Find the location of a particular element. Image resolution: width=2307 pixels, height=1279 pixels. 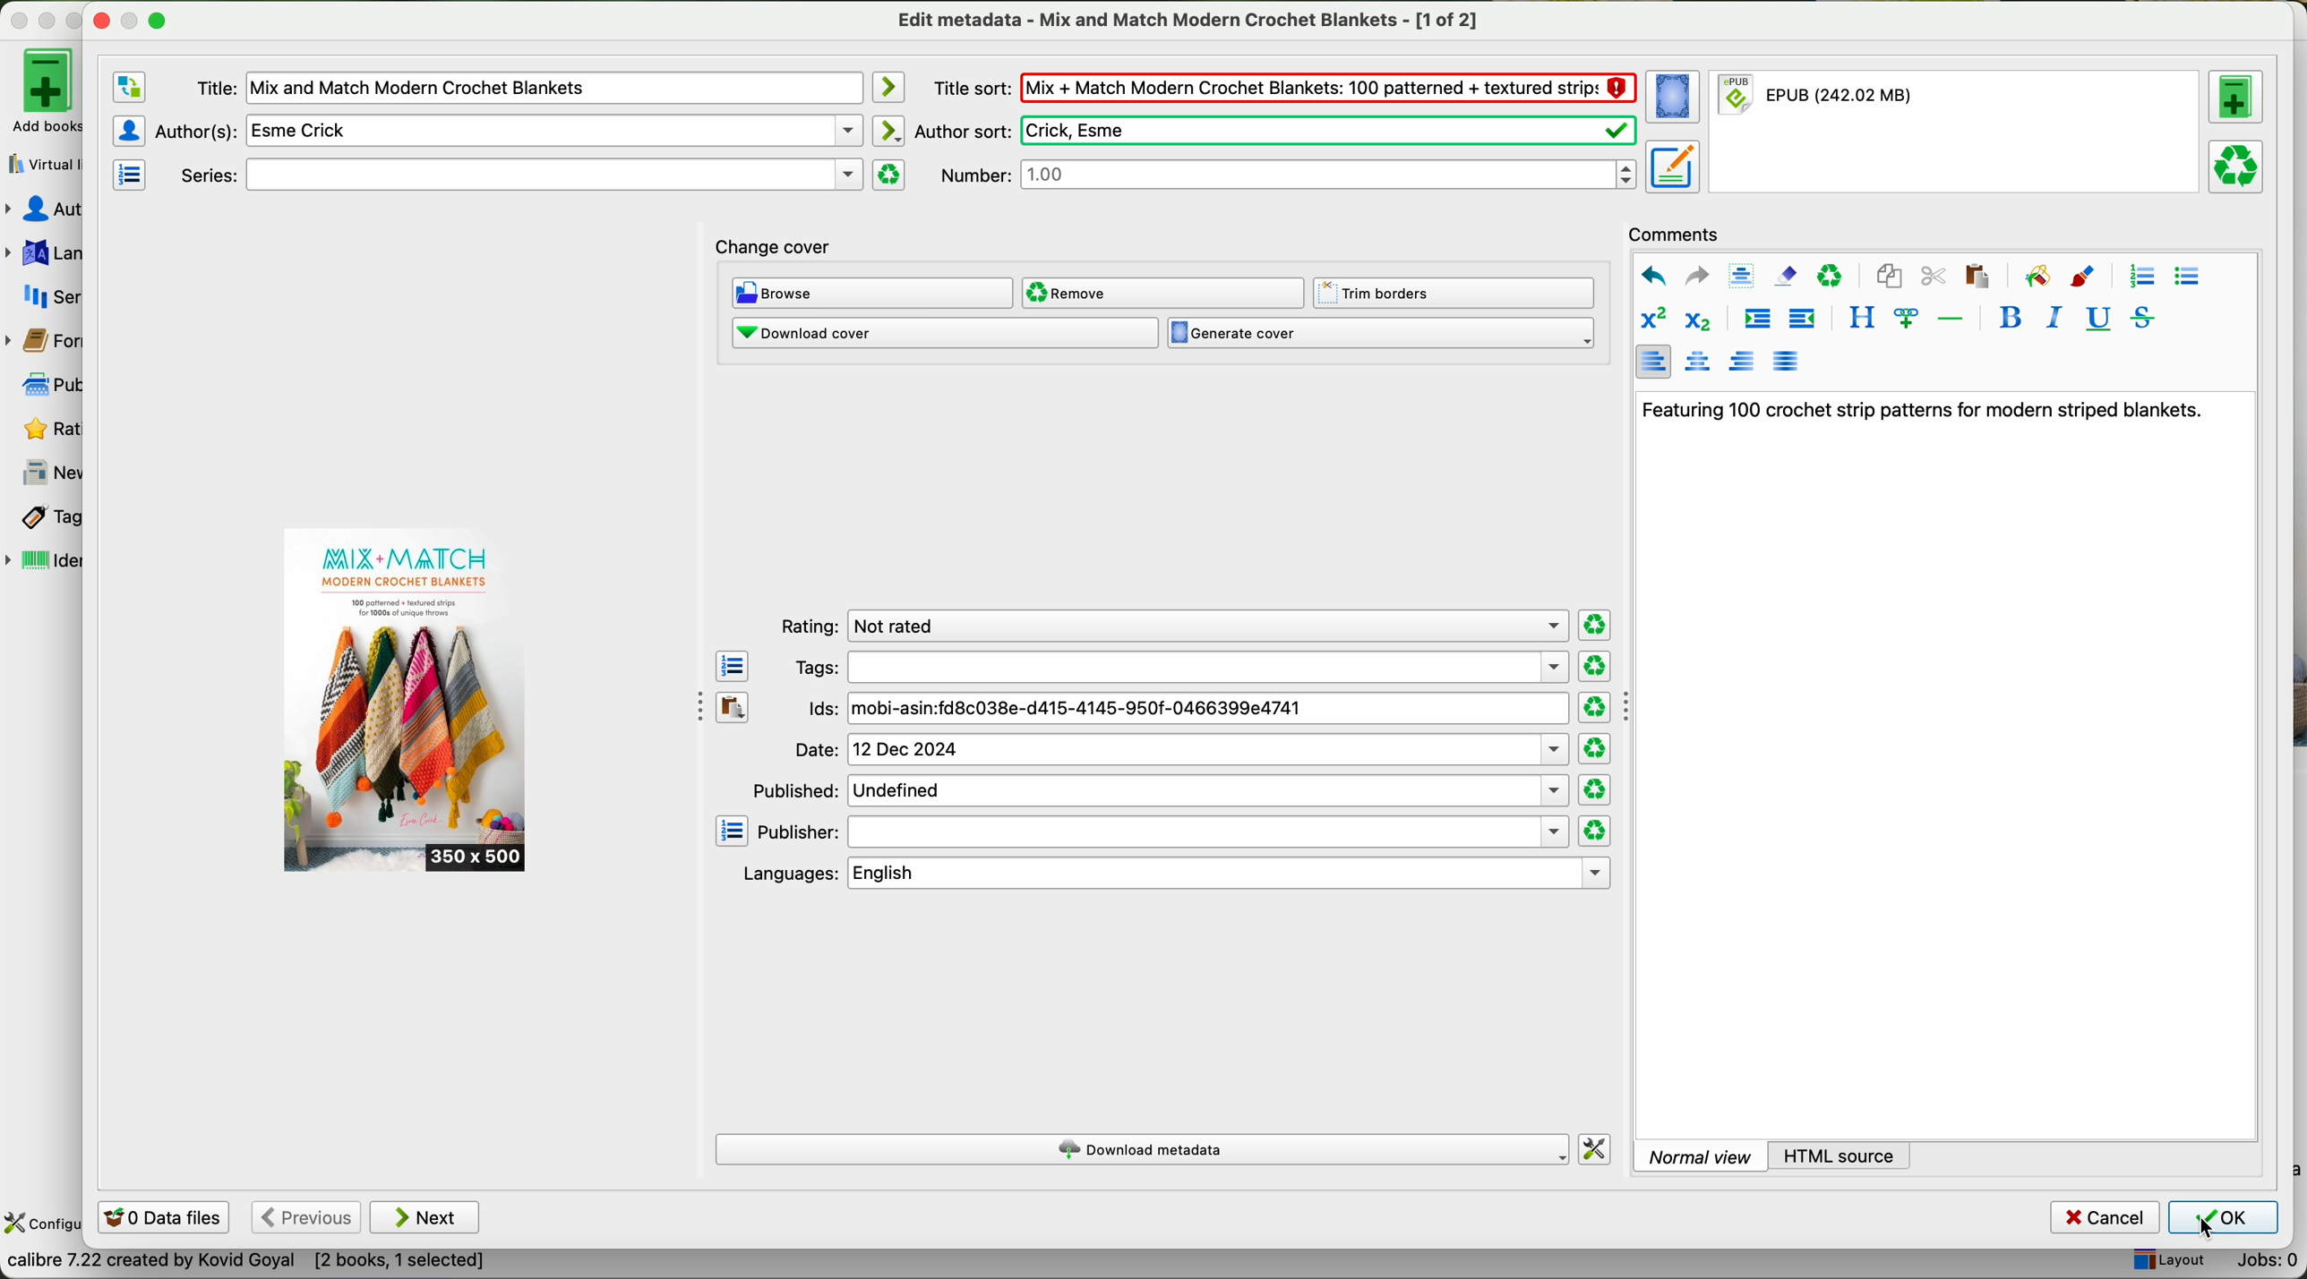

clear rating is located at coordinates (1596, 626).